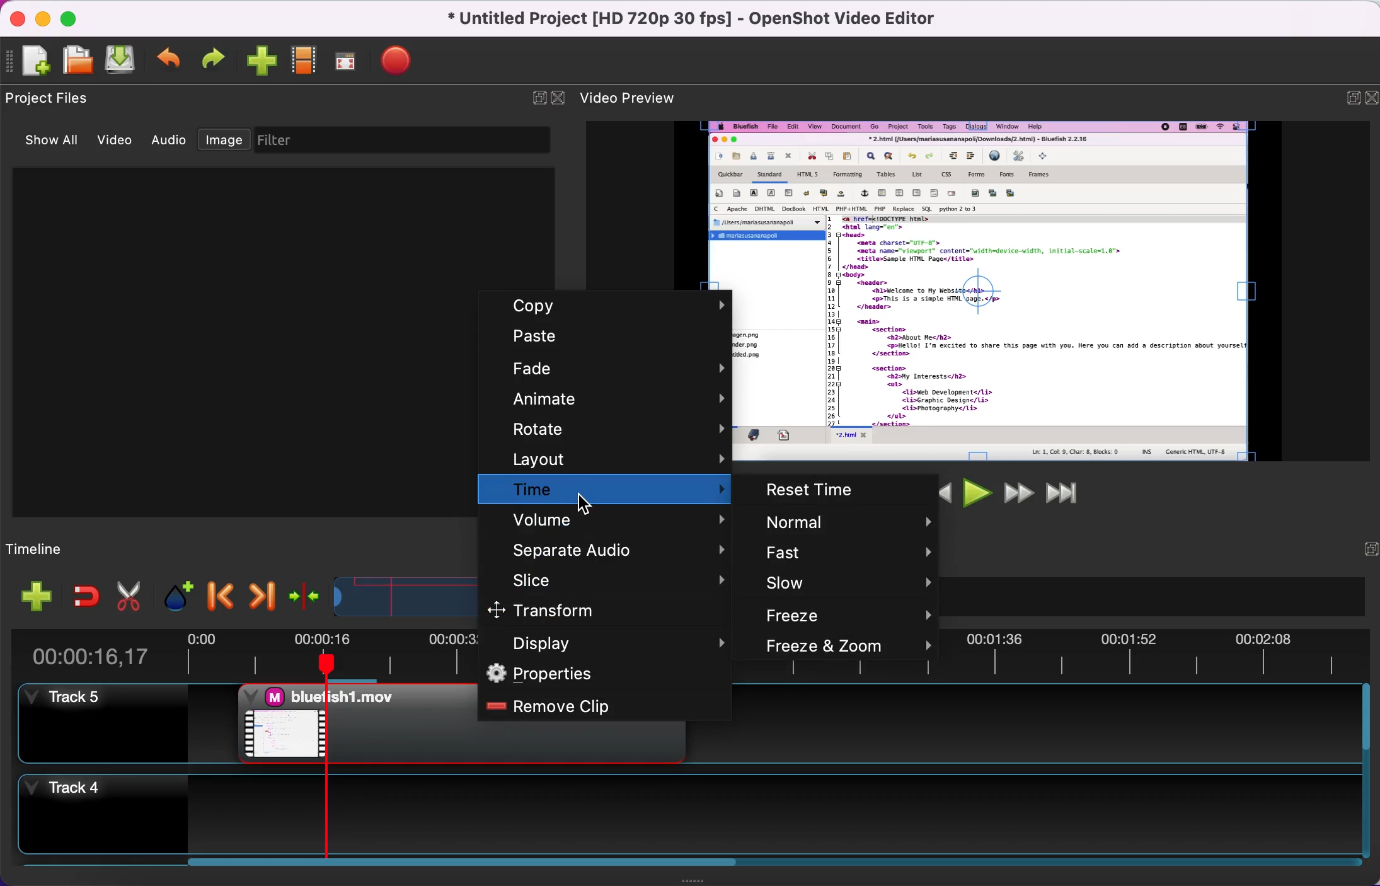  What do you see at coordinates (606, 519) in the screenshot?
I see `volume` at bounding box center [606, 519].